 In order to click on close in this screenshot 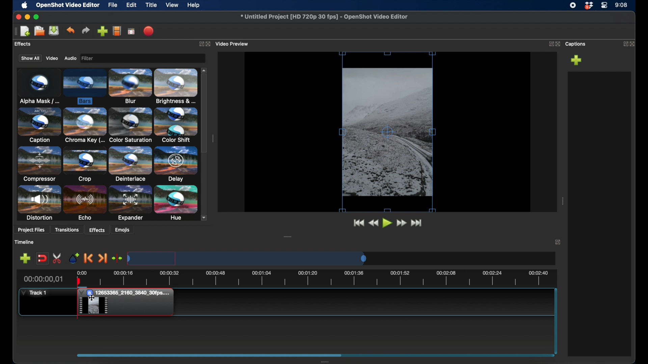, I will do `click(634, 43)`.